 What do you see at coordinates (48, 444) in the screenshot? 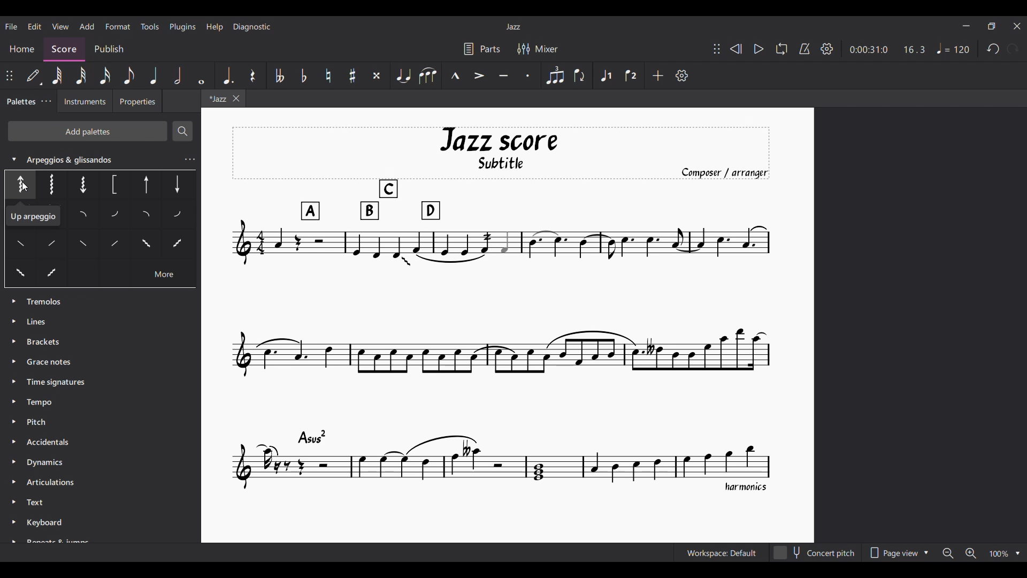
I see `Accidentals` at bounding box center [48, 444].